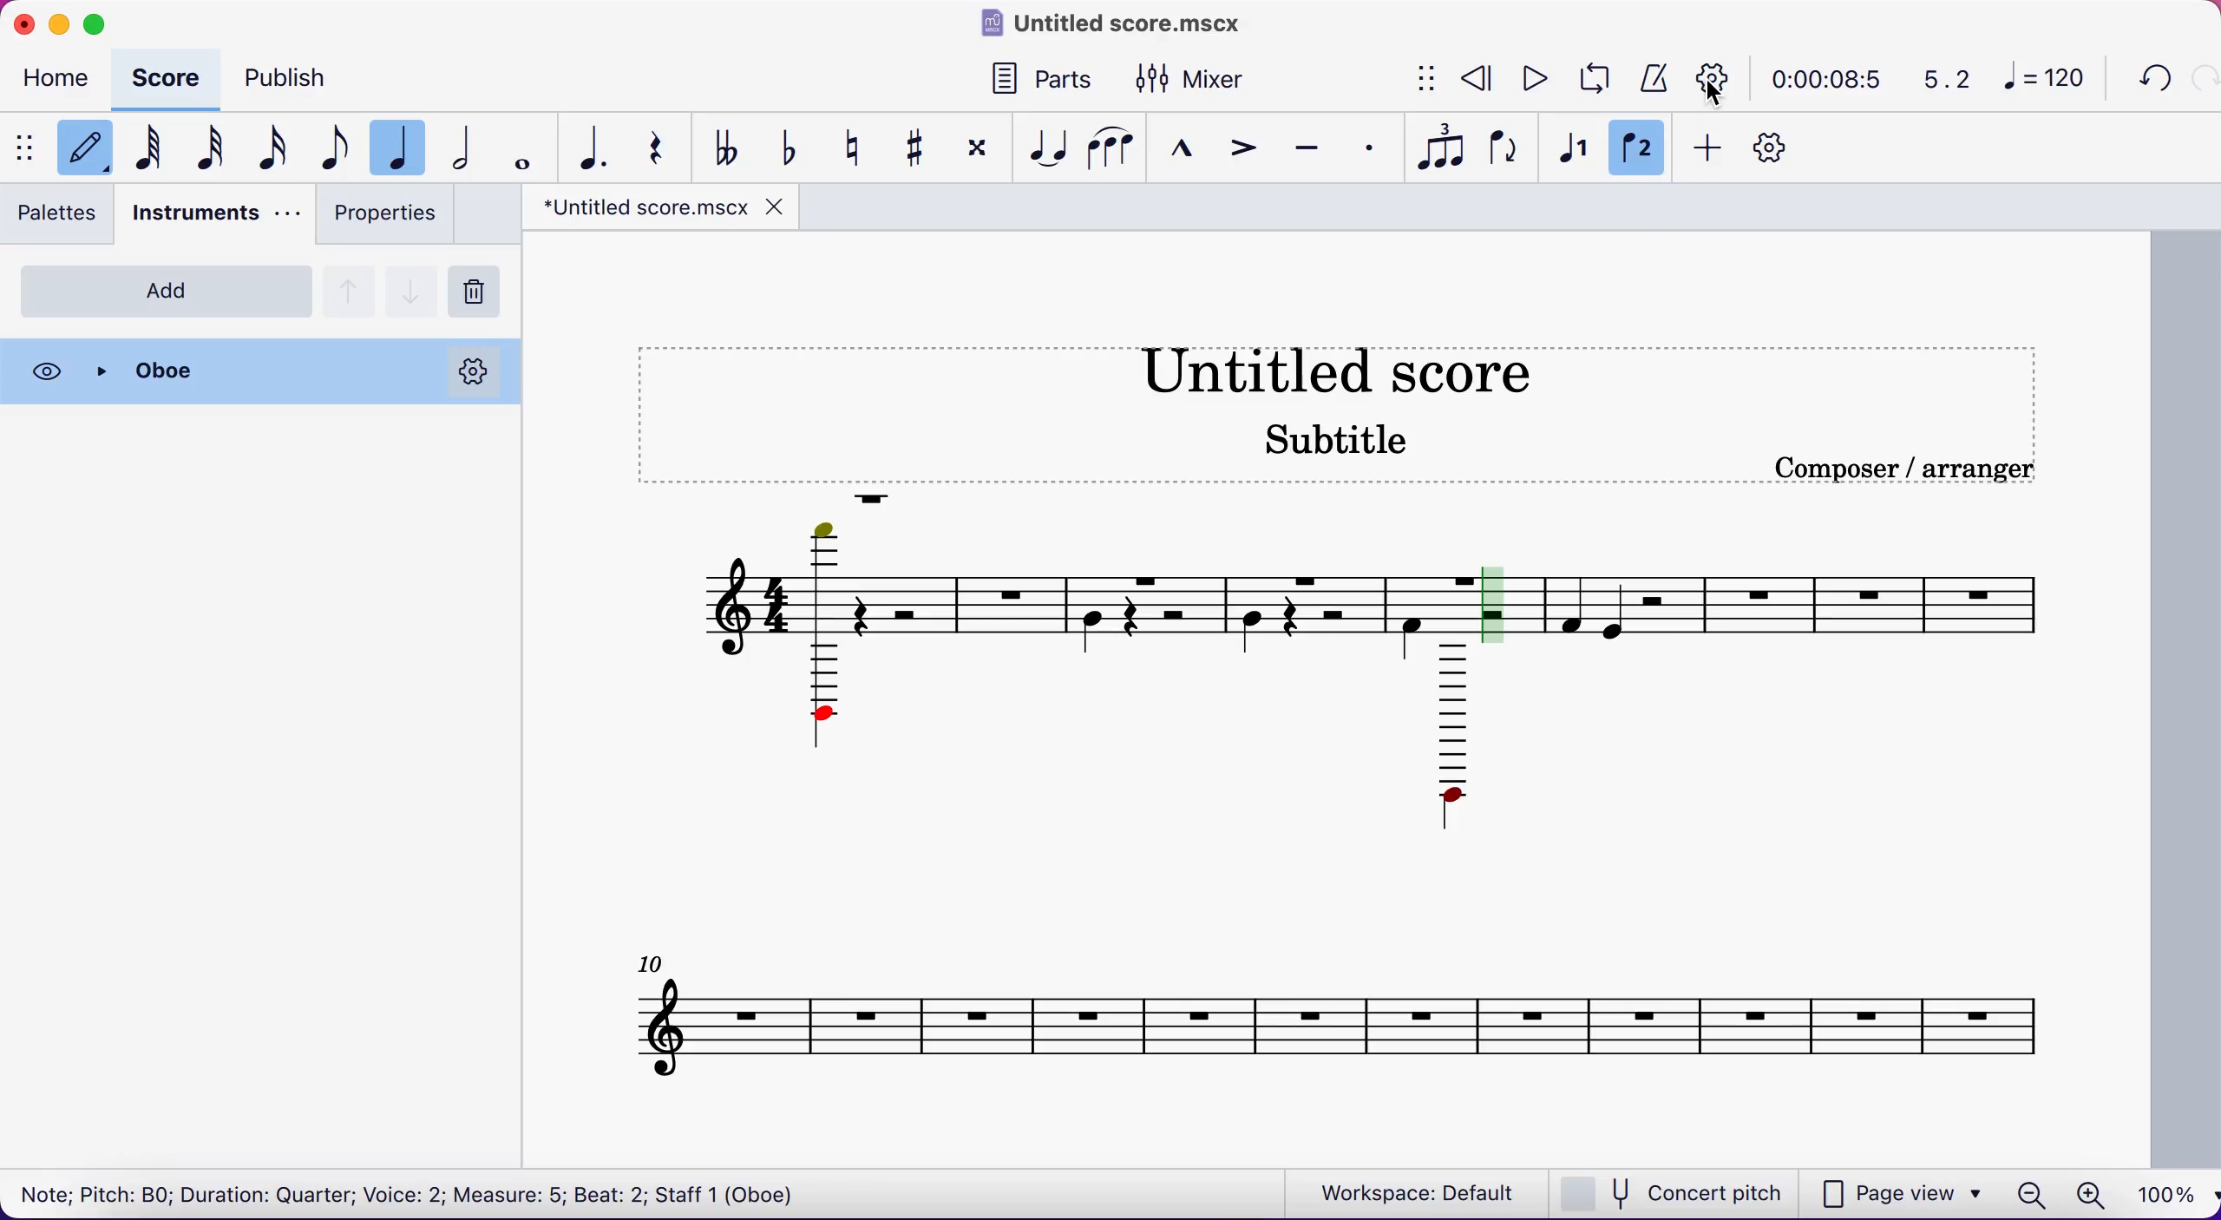  Describe the element at coordinates (1423, 1193) in the screenshot. I see `workspace: default` at that location.